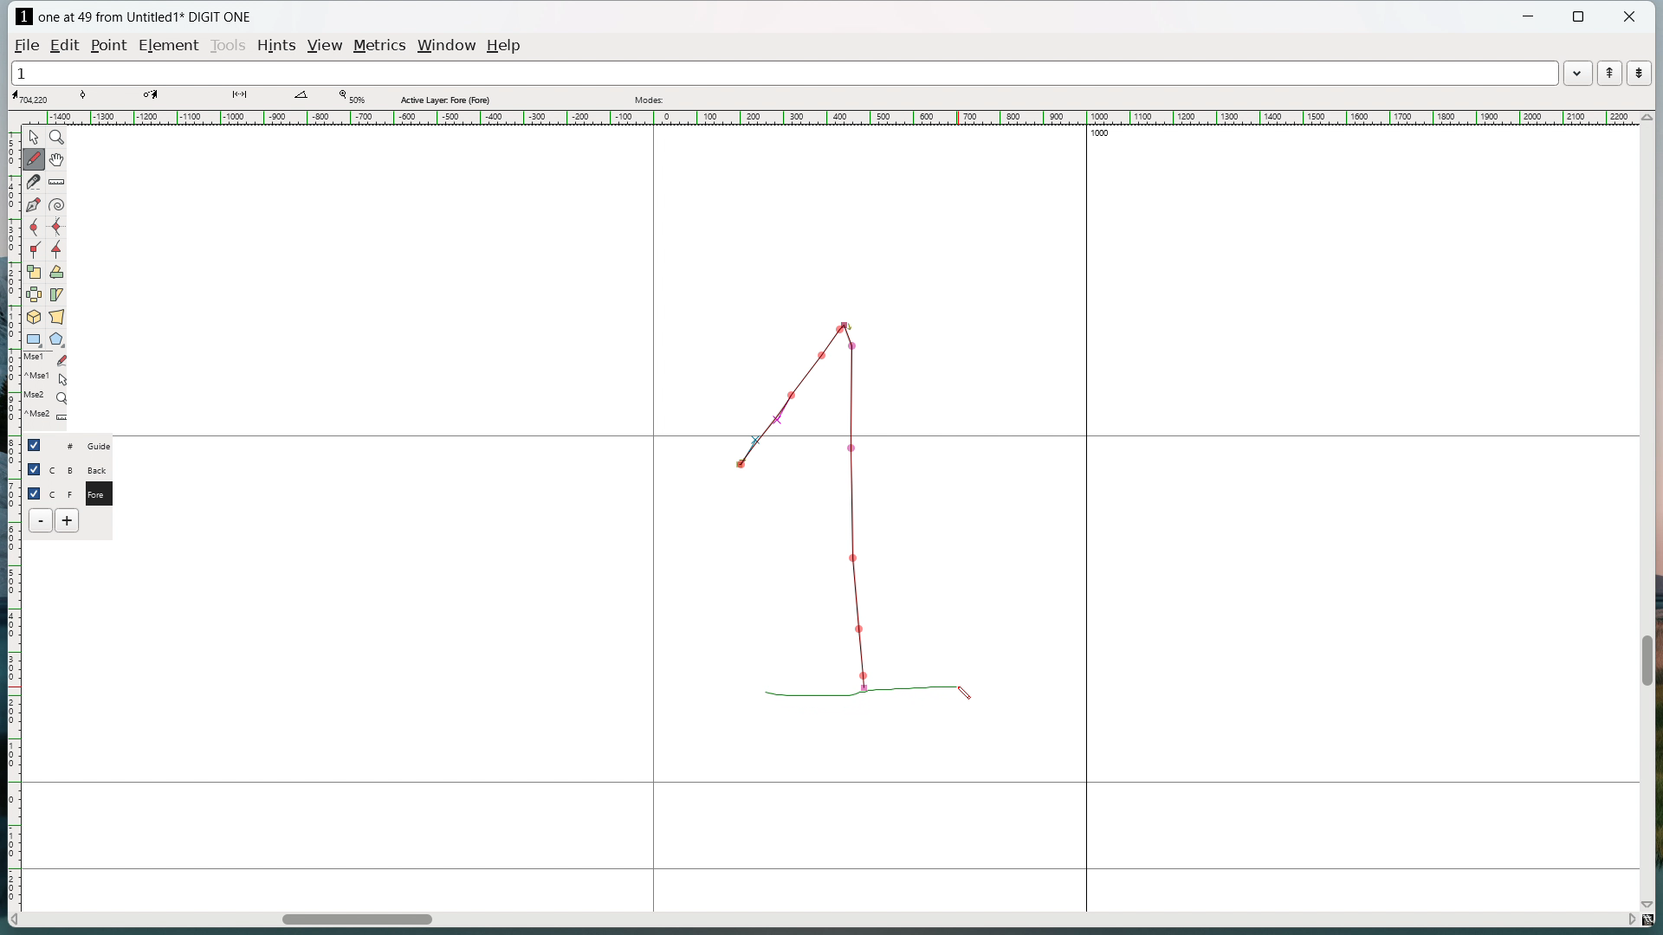  What do you see at coordinates (58, 181) in the screenshot?
I see `measure distance or angle` at bounding box center [58, 181].